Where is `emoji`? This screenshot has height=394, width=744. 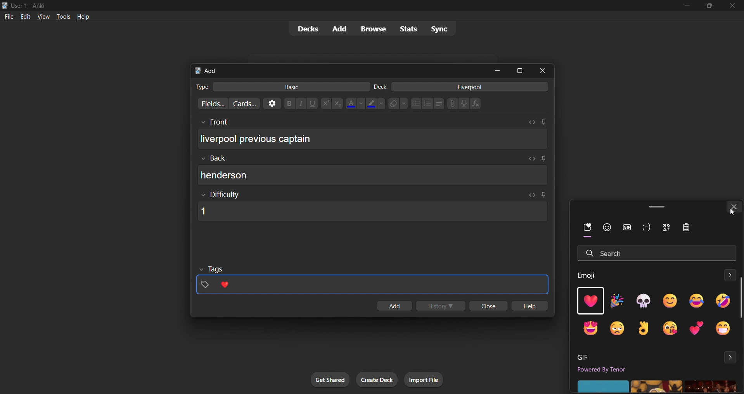 emoji is located at coordinates (671, 328).